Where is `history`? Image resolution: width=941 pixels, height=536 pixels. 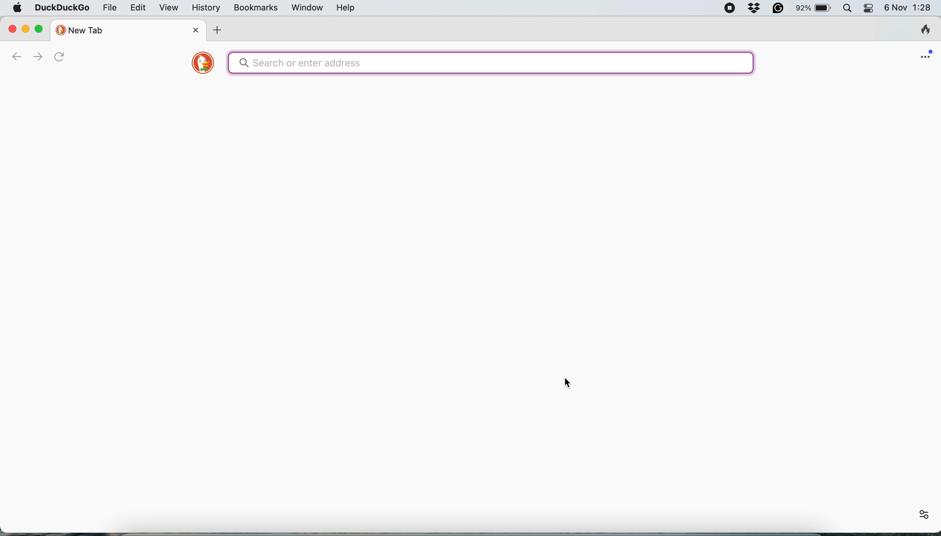
history is located at coordinates (208, 8).